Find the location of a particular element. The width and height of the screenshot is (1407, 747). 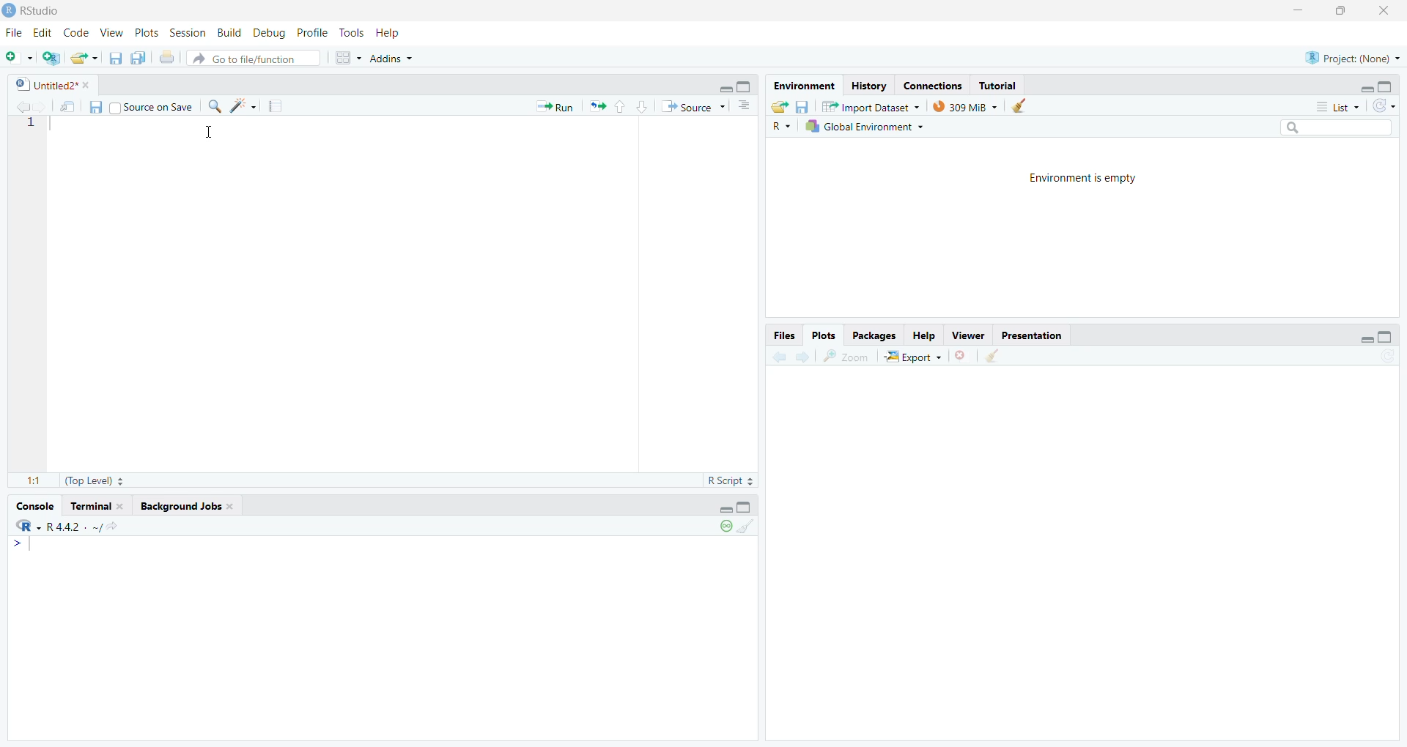

) RStudio is located at coordinates (35, 10).